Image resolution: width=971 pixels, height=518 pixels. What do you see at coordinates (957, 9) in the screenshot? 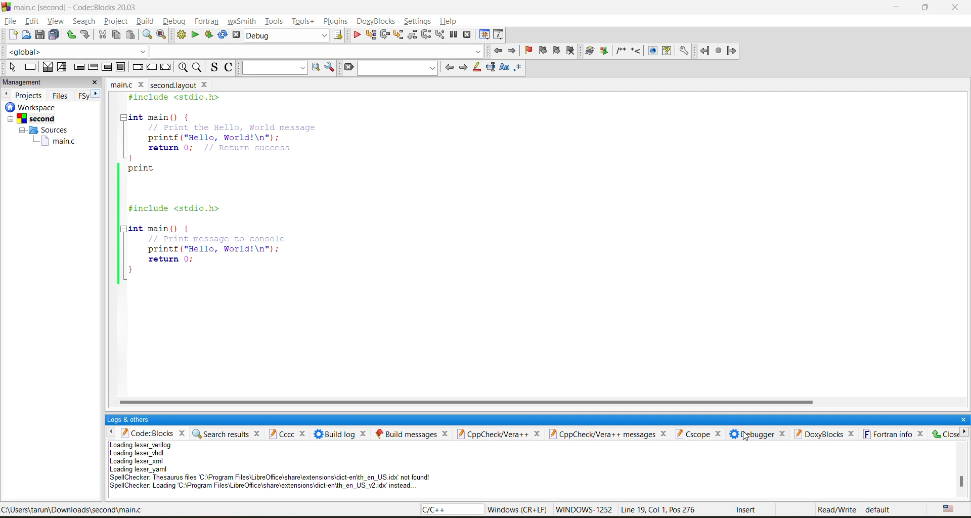
I see `close` at bounding box center [957, 9].